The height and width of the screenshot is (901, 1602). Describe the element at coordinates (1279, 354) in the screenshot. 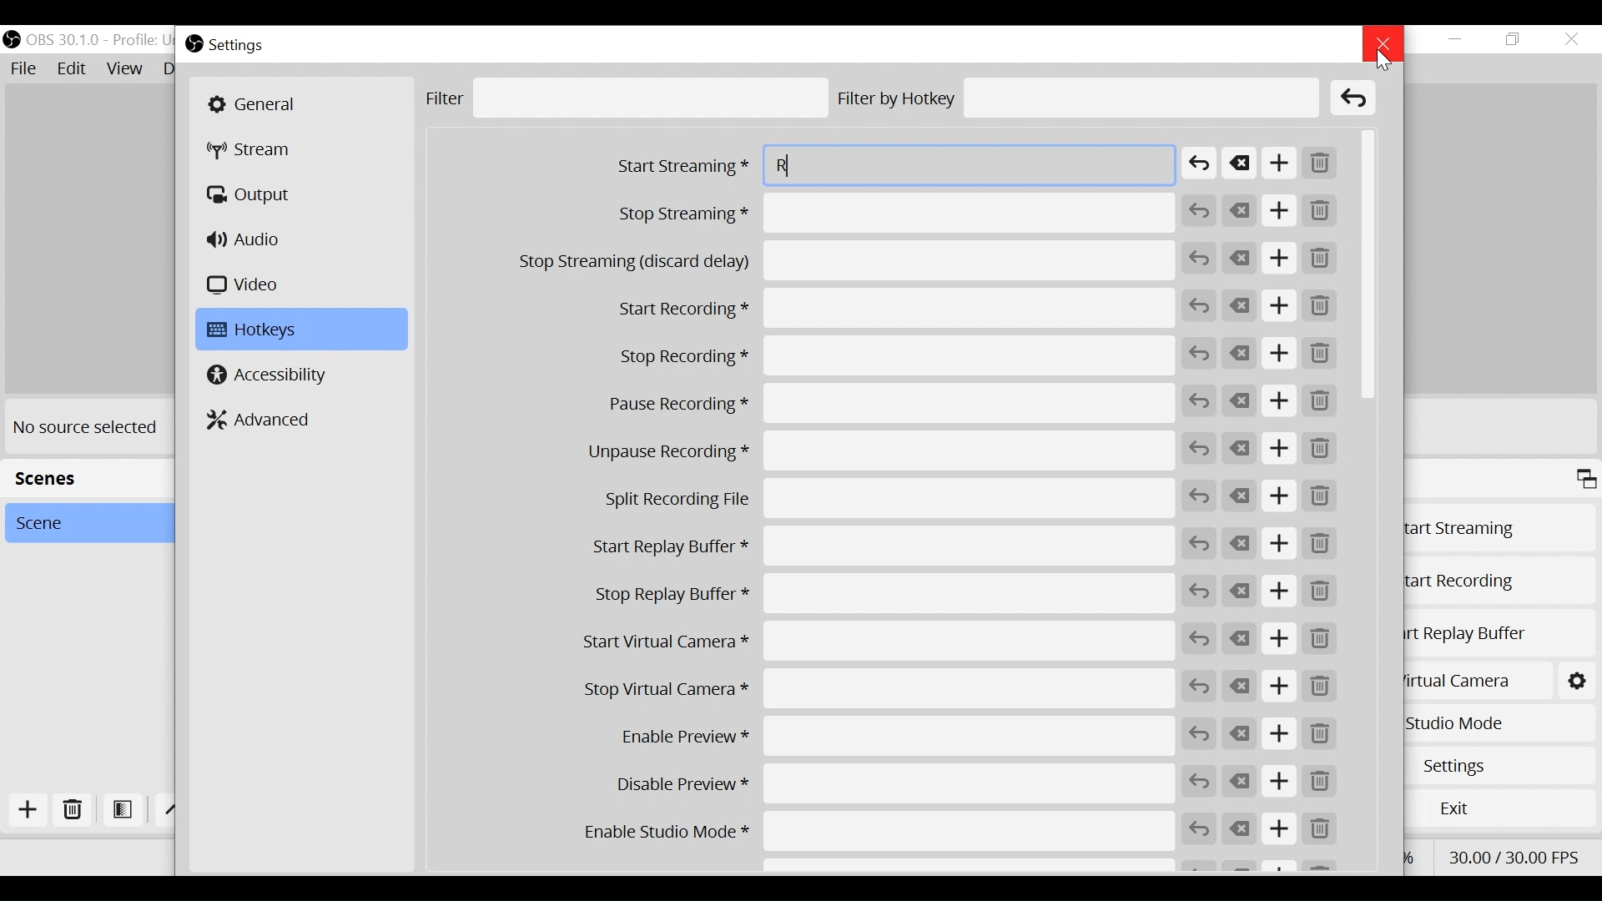

I see `Add` at that location.